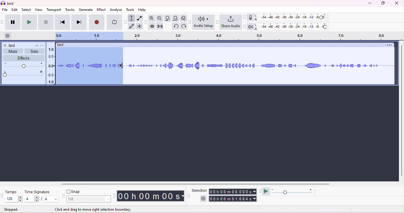  What do you see at coordinates (260, 191) in the screenshot?
I see `play at speed tool bar` at bounding box center [260, 191].